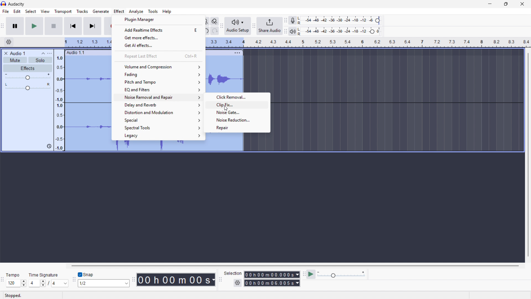 This screenshot has width=531, height=299. I want to click on Delay & reverb, so click(158, 105).